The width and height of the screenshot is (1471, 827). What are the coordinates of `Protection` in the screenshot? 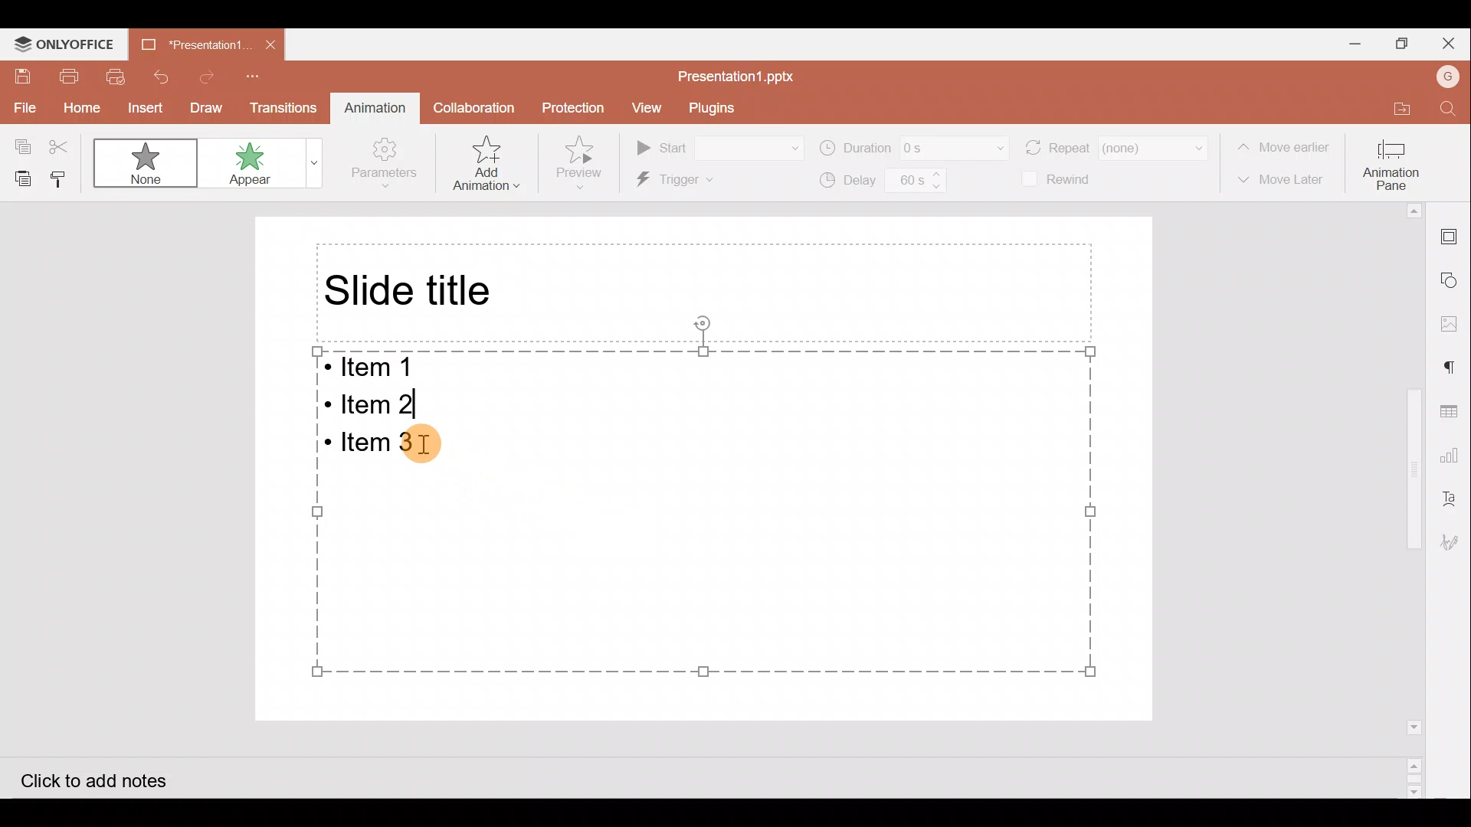 It's located at (572, 109).